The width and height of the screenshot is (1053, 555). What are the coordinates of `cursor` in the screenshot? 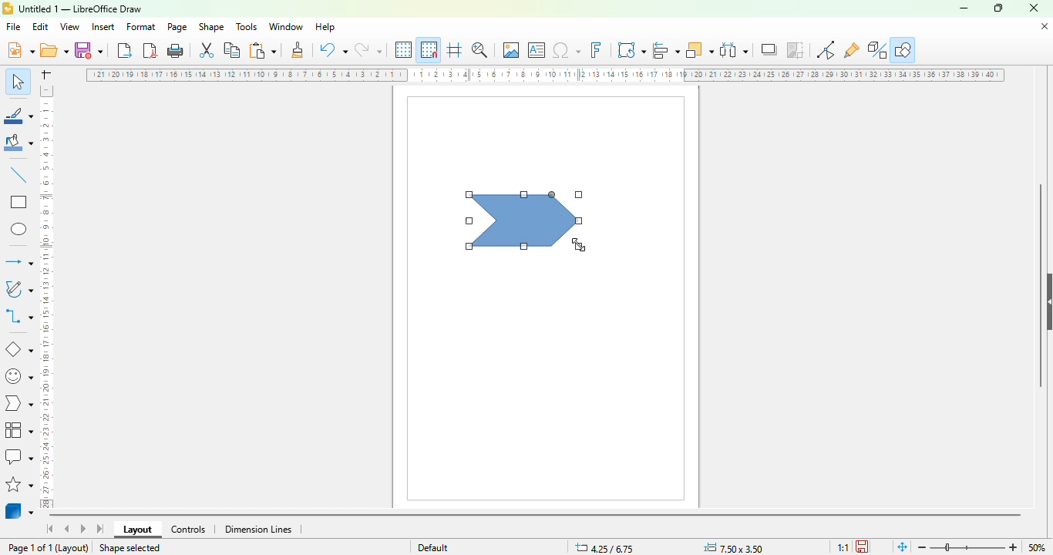 It's located at (579, 244).